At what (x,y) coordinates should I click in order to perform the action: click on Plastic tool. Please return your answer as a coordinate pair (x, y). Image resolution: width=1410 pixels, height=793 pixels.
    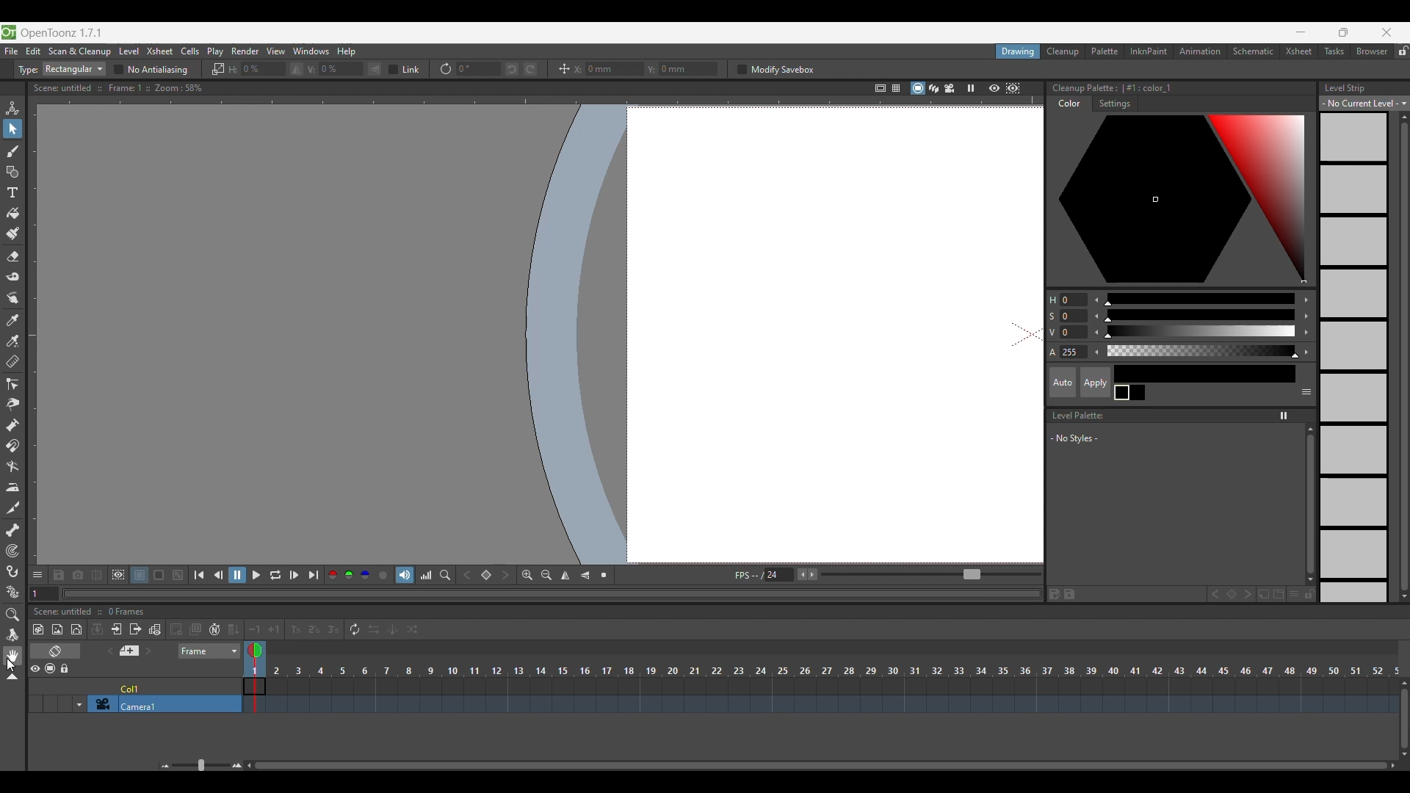
    Looking at the image, I should click on (12, 592).